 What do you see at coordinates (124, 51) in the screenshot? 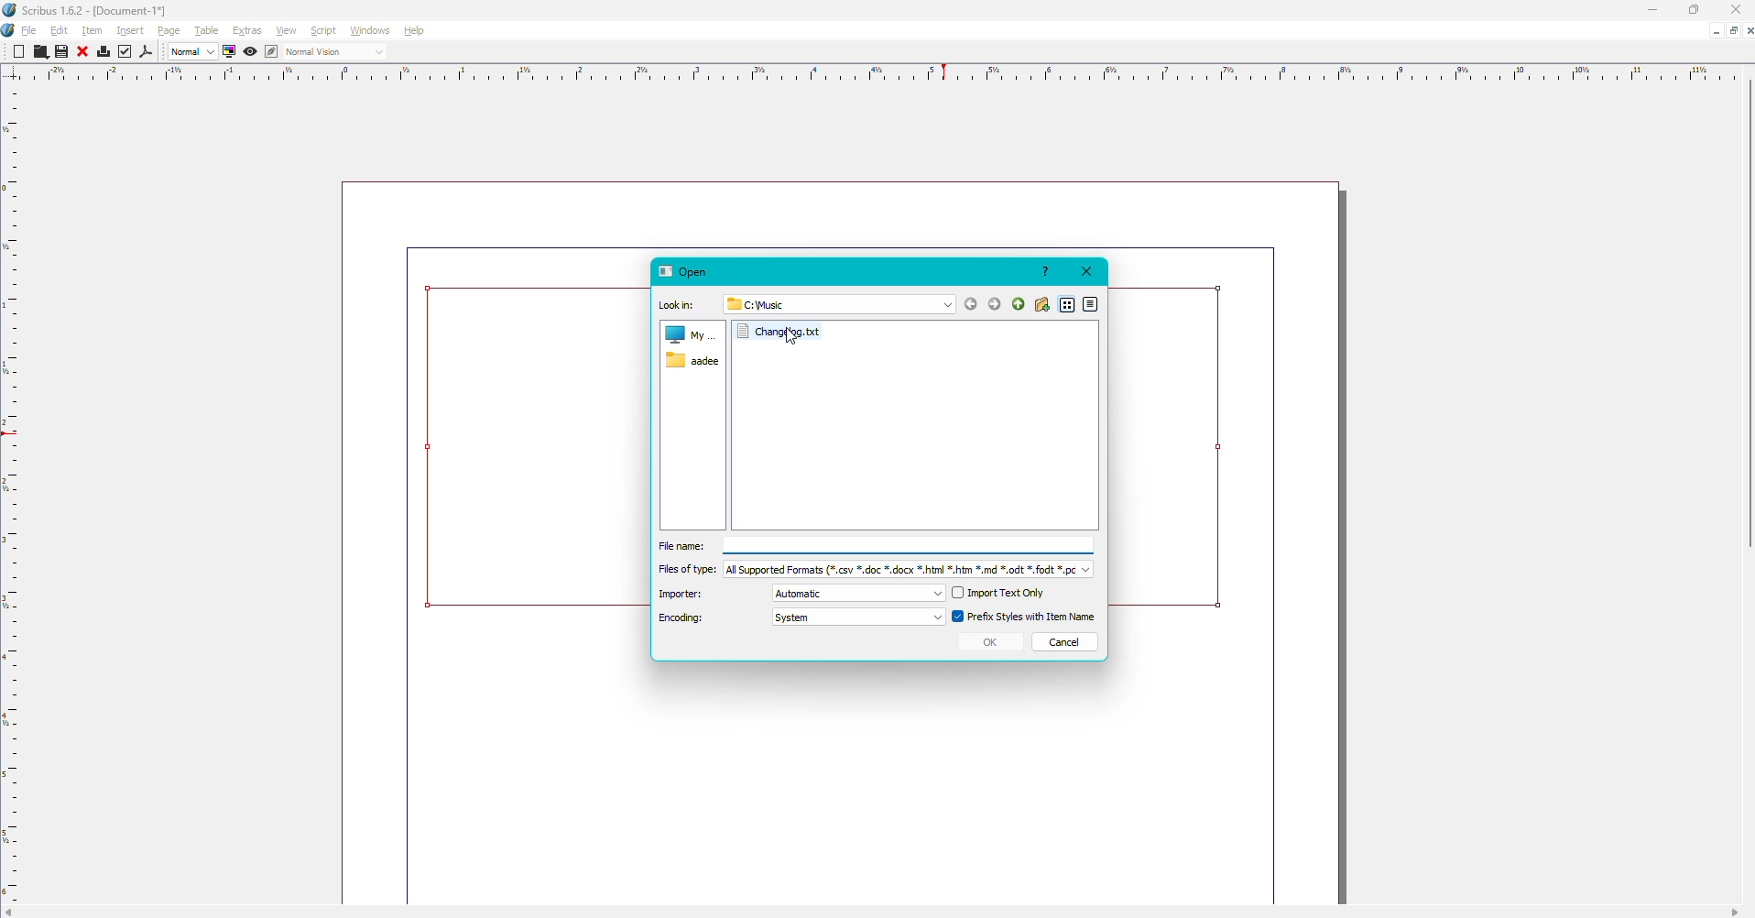
I see `Check` at bounding box center [124, 51].